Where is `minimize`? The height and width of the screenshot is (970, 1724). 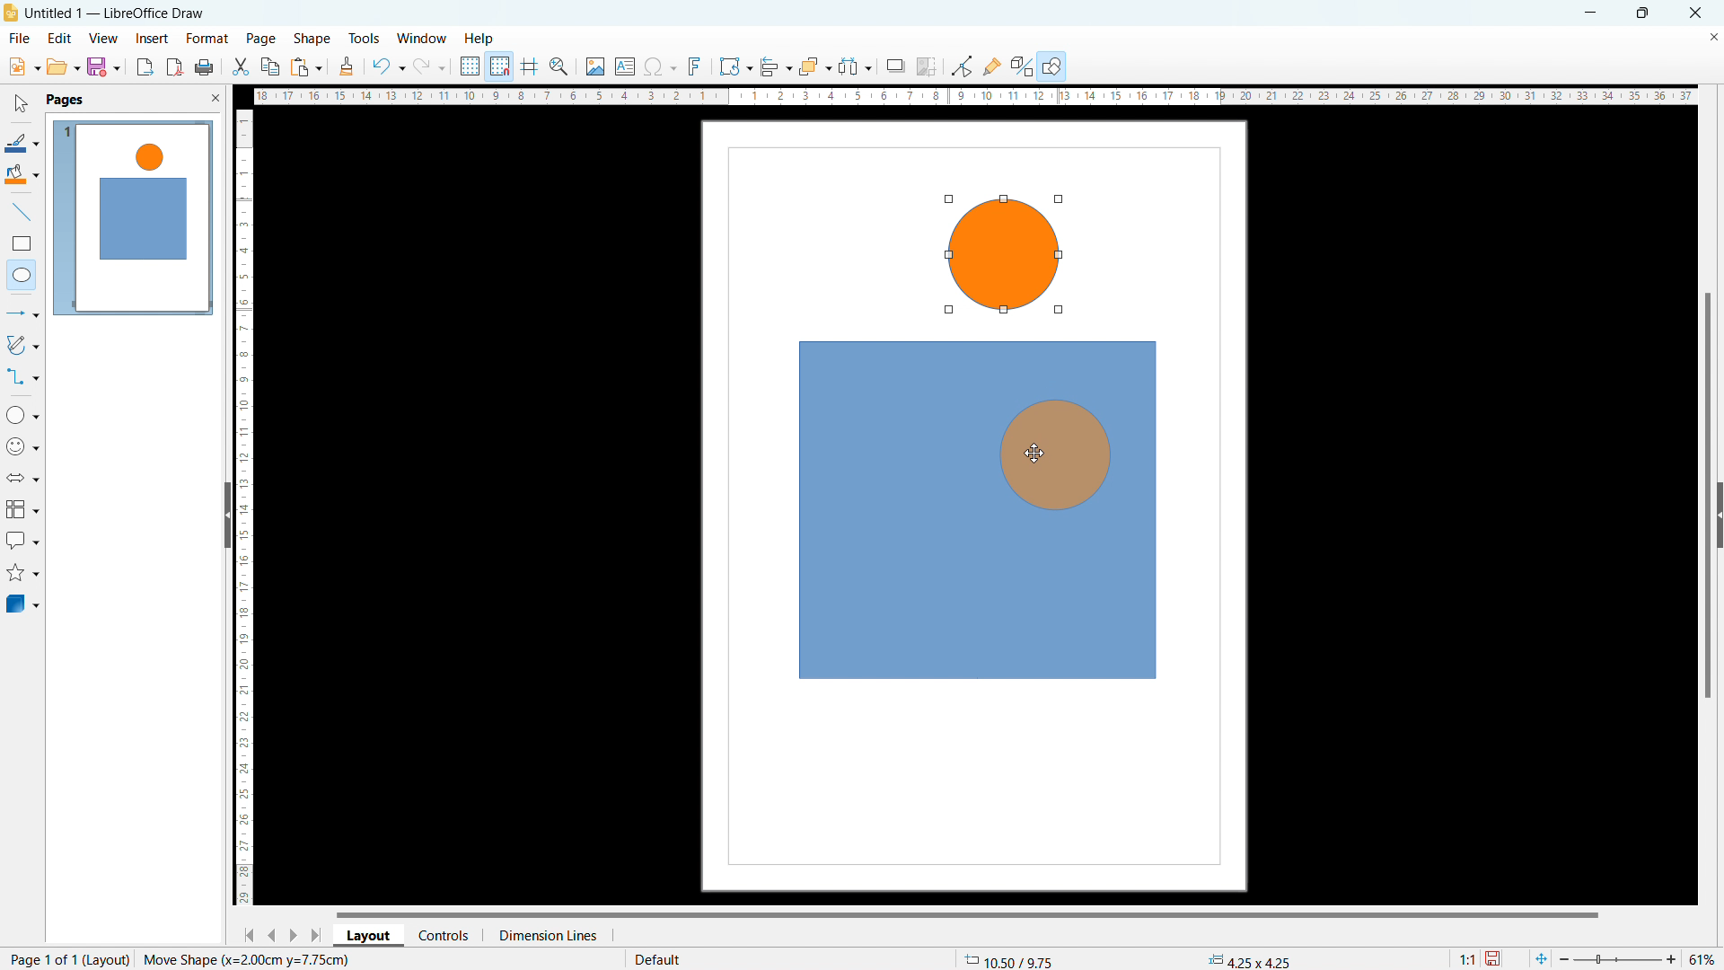 minimize is located at coordinates (1588, 12).